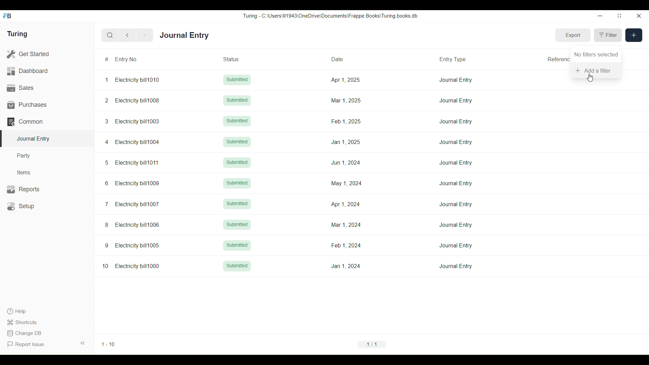 The height and width of the screenshot is (365, 649). I want to click on Submitted, so click(237, 142).